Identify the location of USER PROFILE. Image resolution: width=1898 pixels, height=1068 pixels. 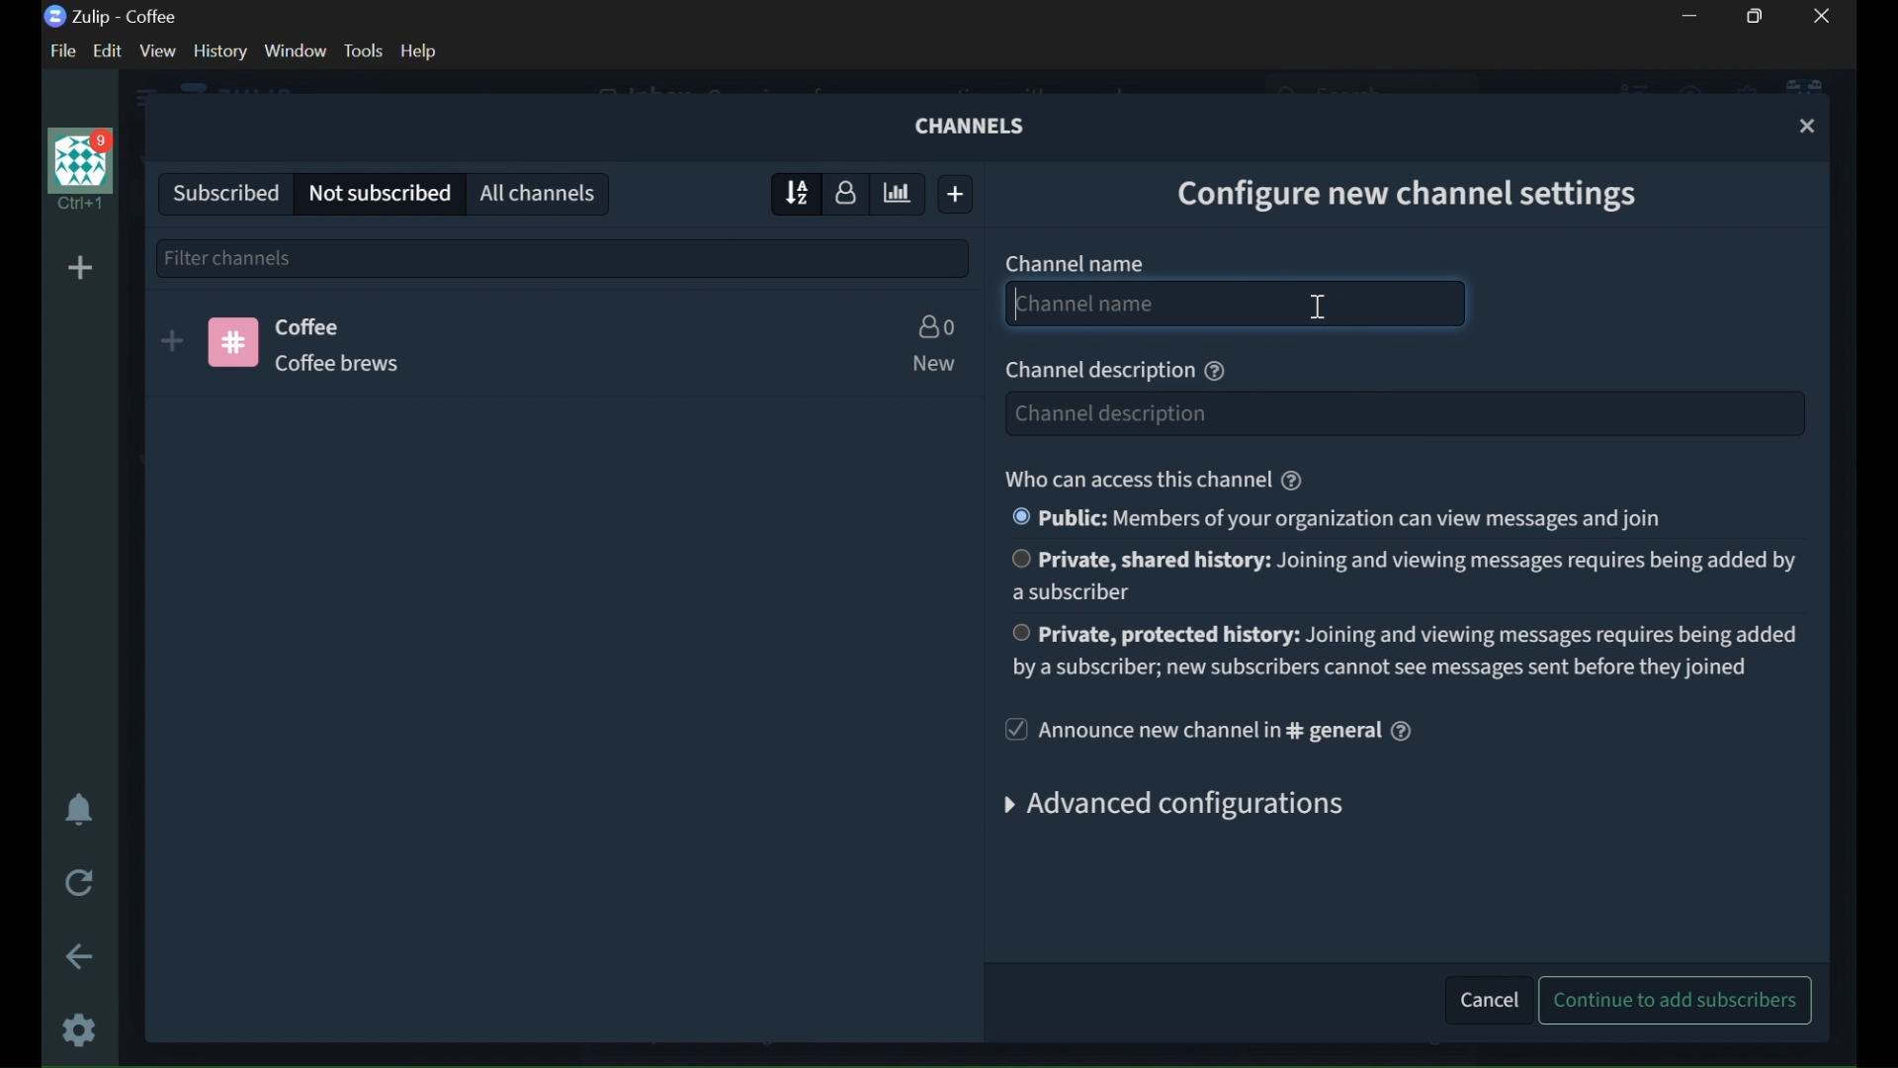
(77, 169).